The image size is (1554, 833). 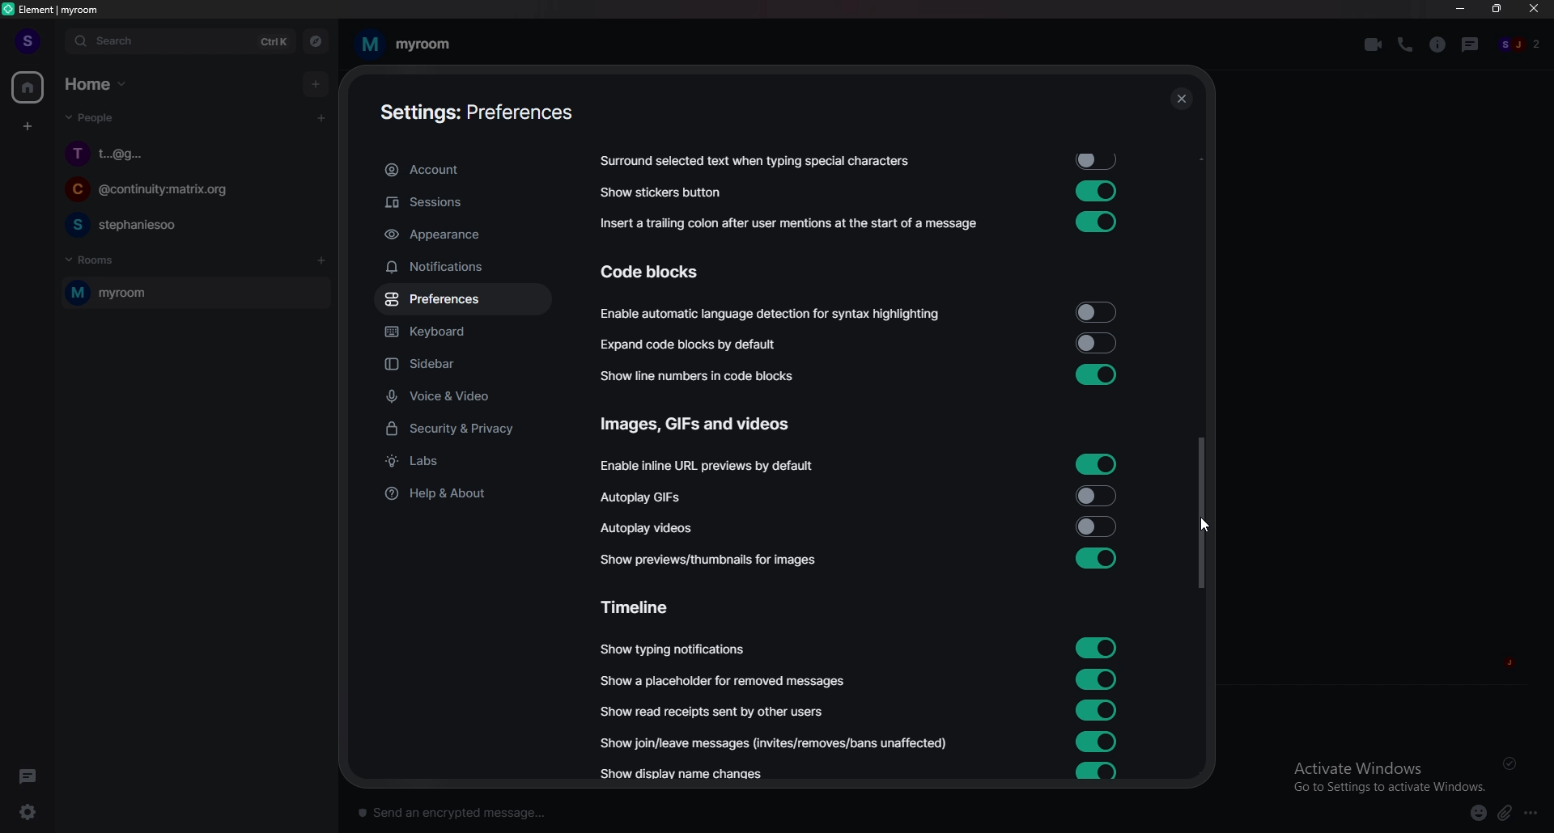 What do you see at coordinates (29, 127) in the screenshot?
I see `create a space` at bounding box center [29, 127].